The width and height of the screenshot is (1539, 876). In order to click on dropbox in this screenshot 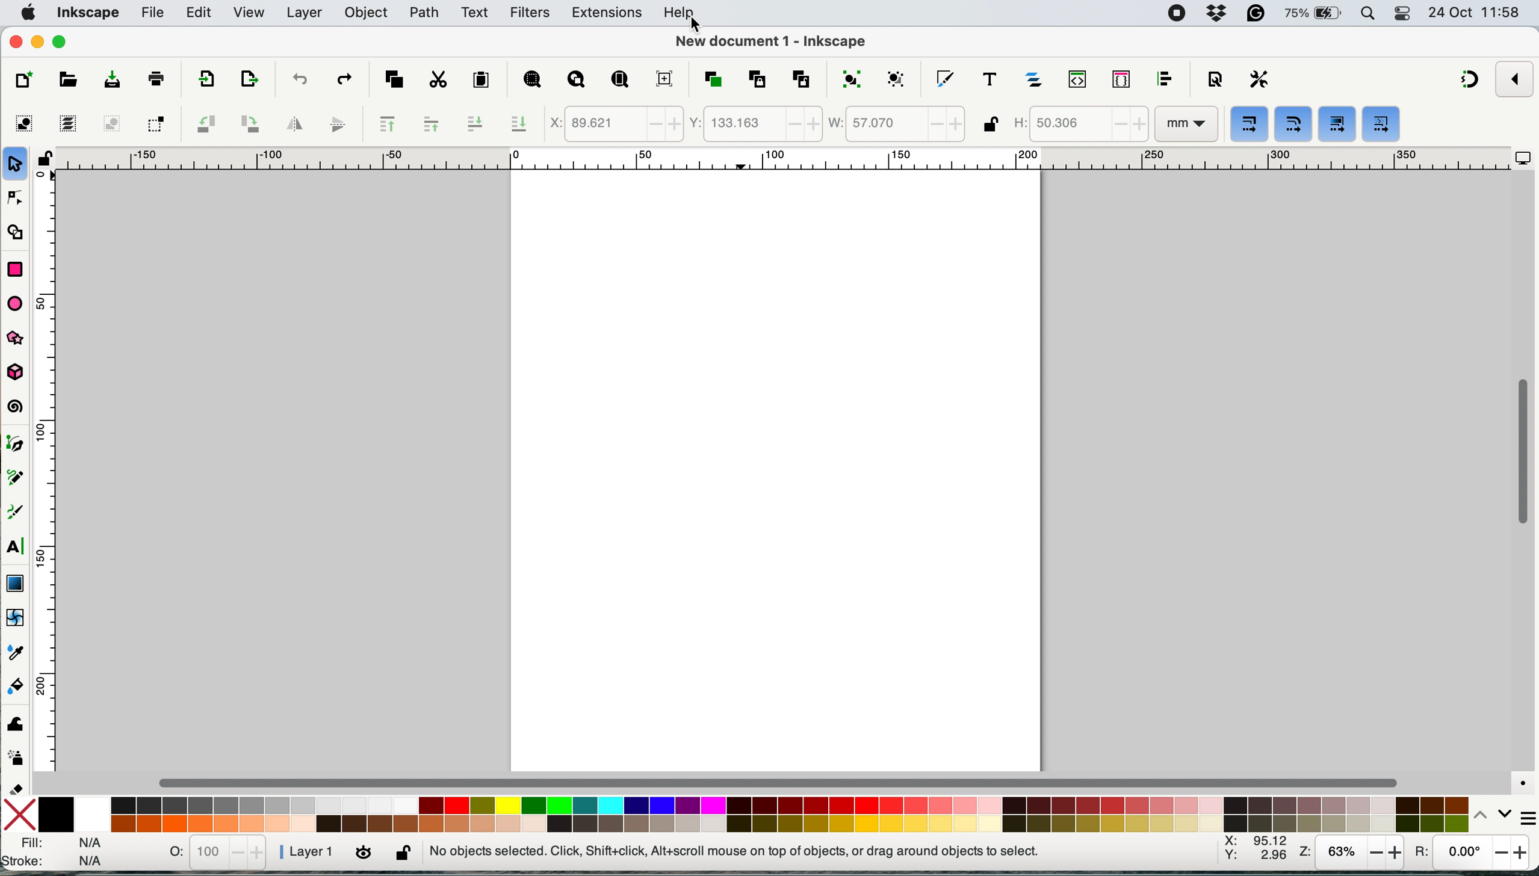, I will do `click(1215, 16)`.